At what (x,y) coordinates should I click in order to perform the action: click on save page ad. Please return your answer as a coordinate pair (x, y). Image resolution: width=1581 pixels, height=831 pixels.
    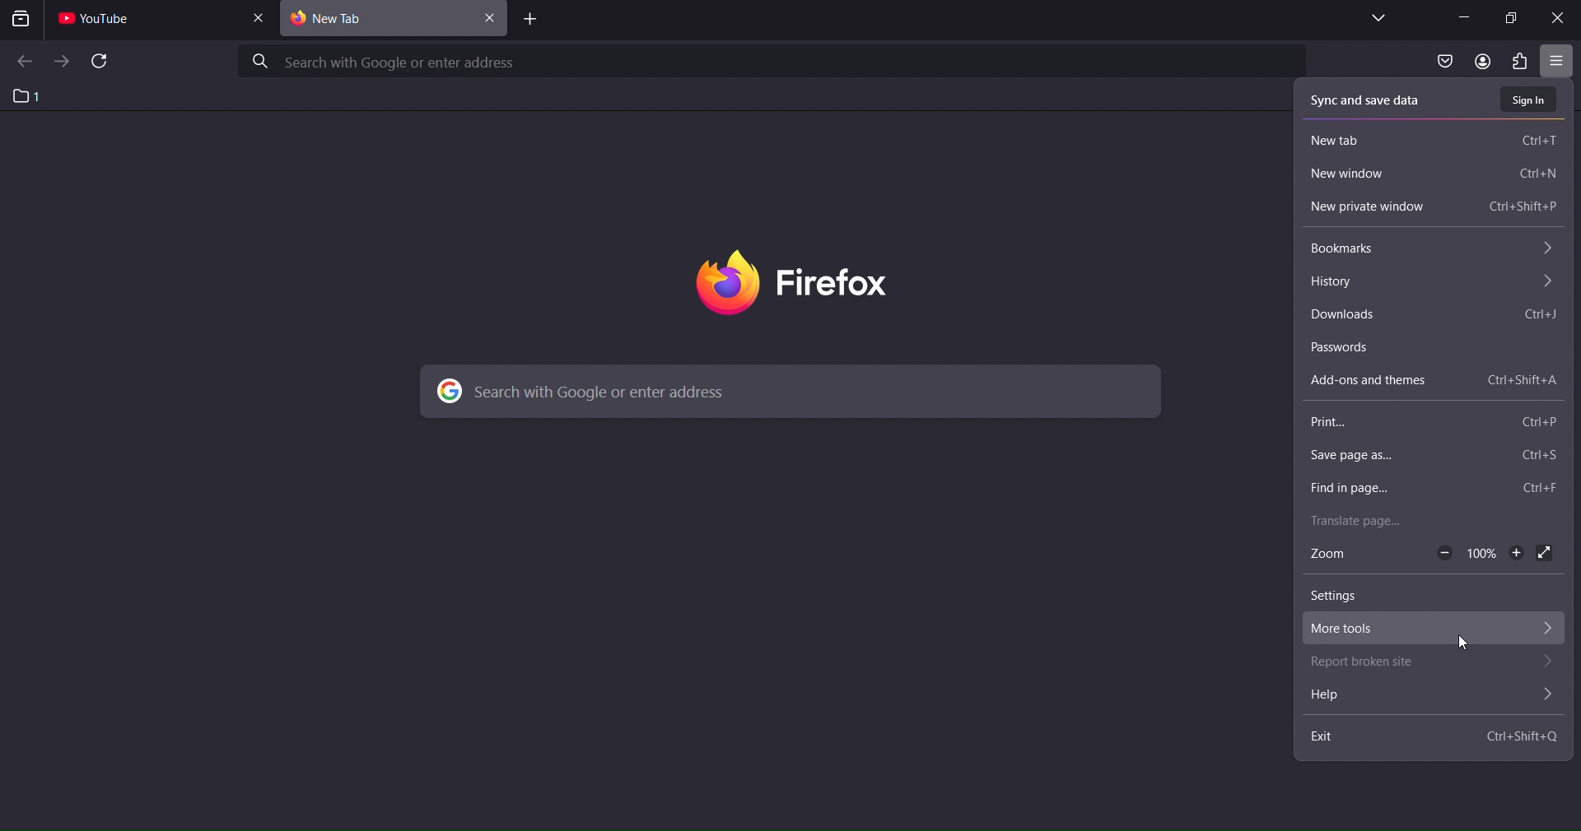
    Looking at the image, I should click on (1359, 457).